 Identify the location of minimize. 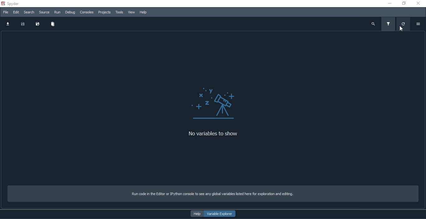
(390, 4).